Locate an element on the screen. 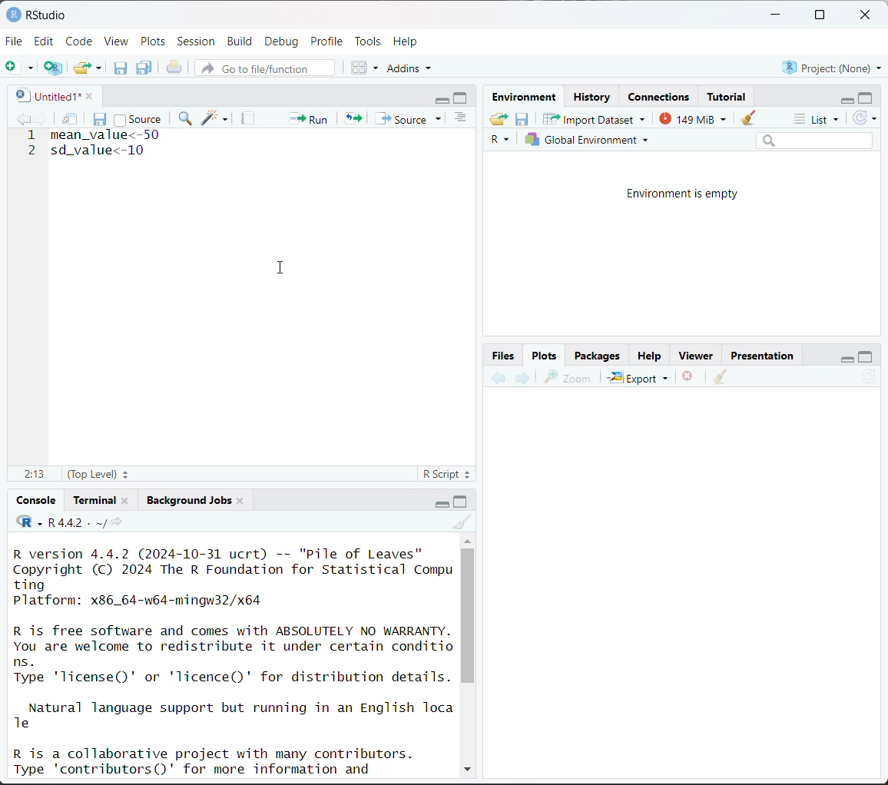 The width and height of the screenshot is (888, 785). Environment is located at coordinates (527, 98).